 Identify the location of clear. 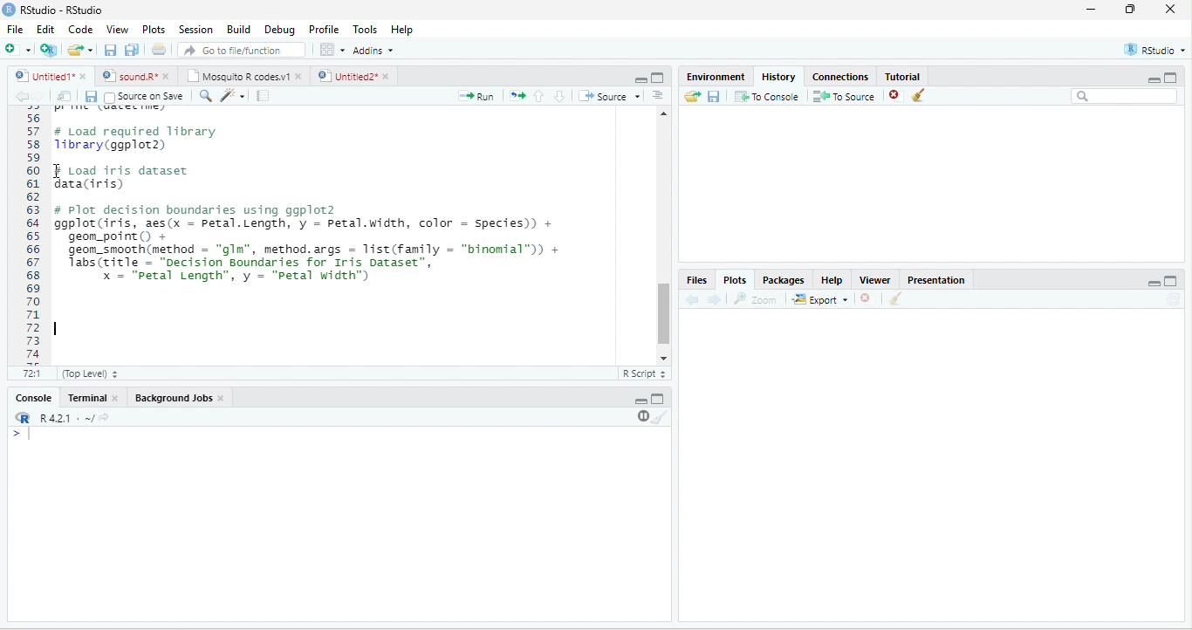
(896, 298).